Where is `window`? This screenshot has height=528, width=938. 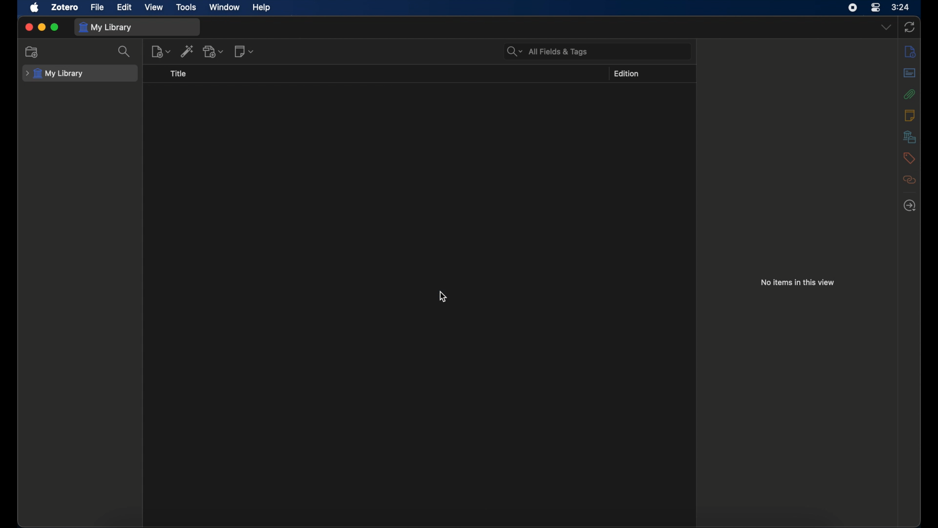
window is located at coordinates (225, 6).